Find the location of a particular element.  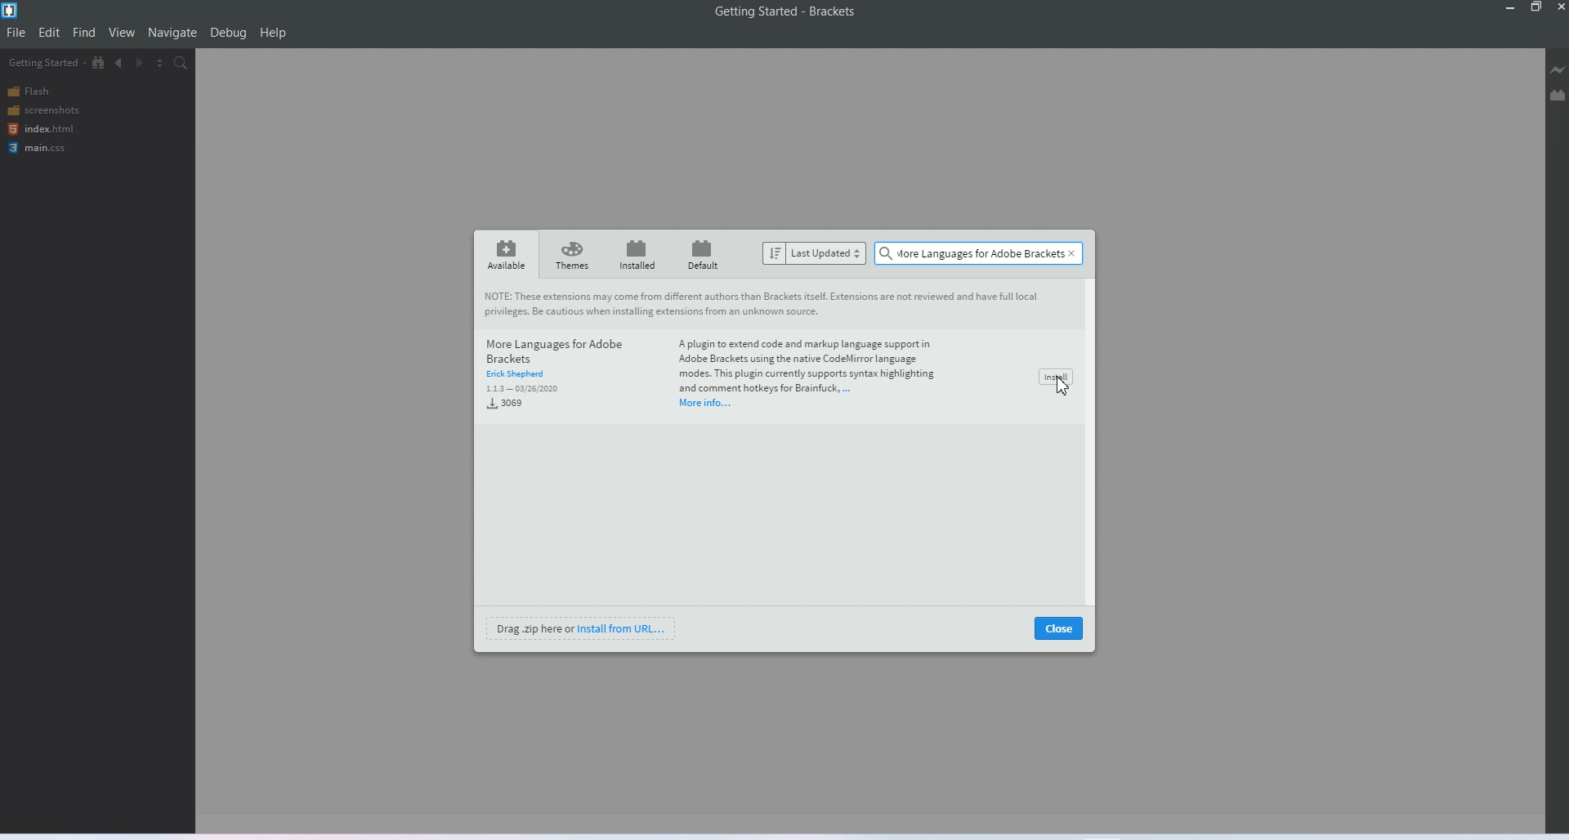

Show in the file tree is located at coordinates (100, 62).